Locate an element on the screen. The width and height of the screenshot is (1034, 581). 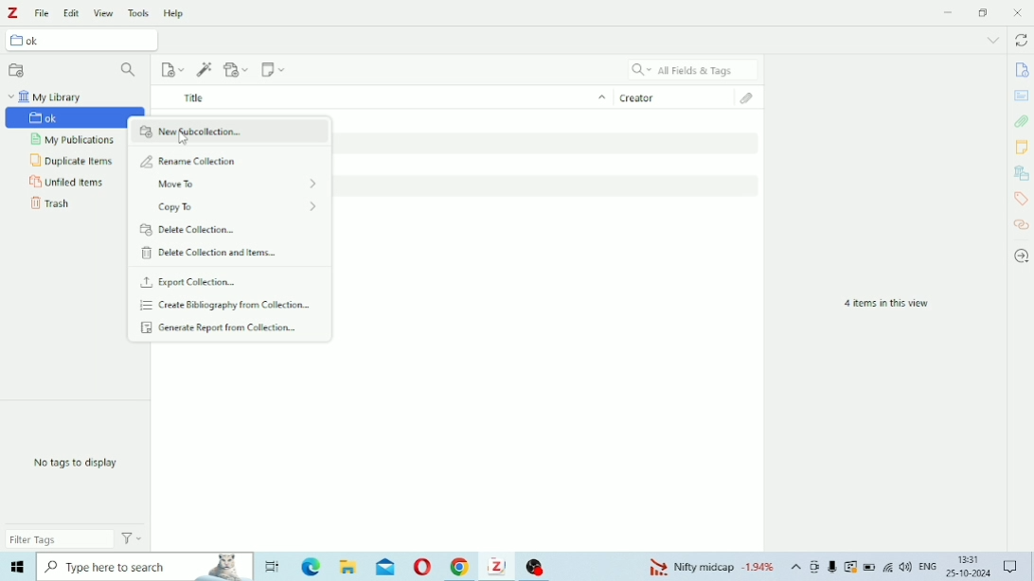
Opera Mini is located at coordinates (422, 567).